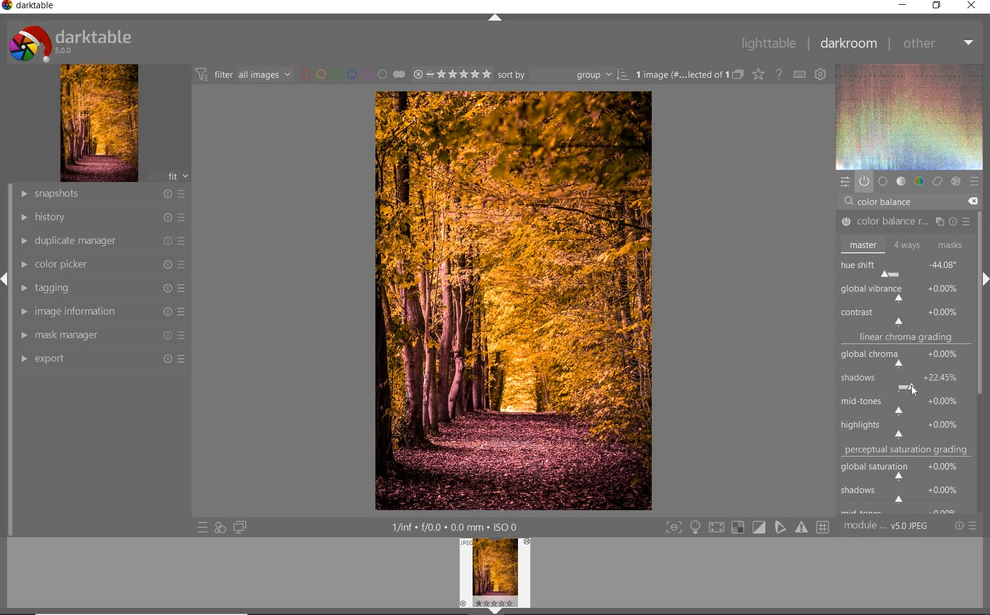 The image size is (990, 615). I want to click on show global preference, so click(821, 75).